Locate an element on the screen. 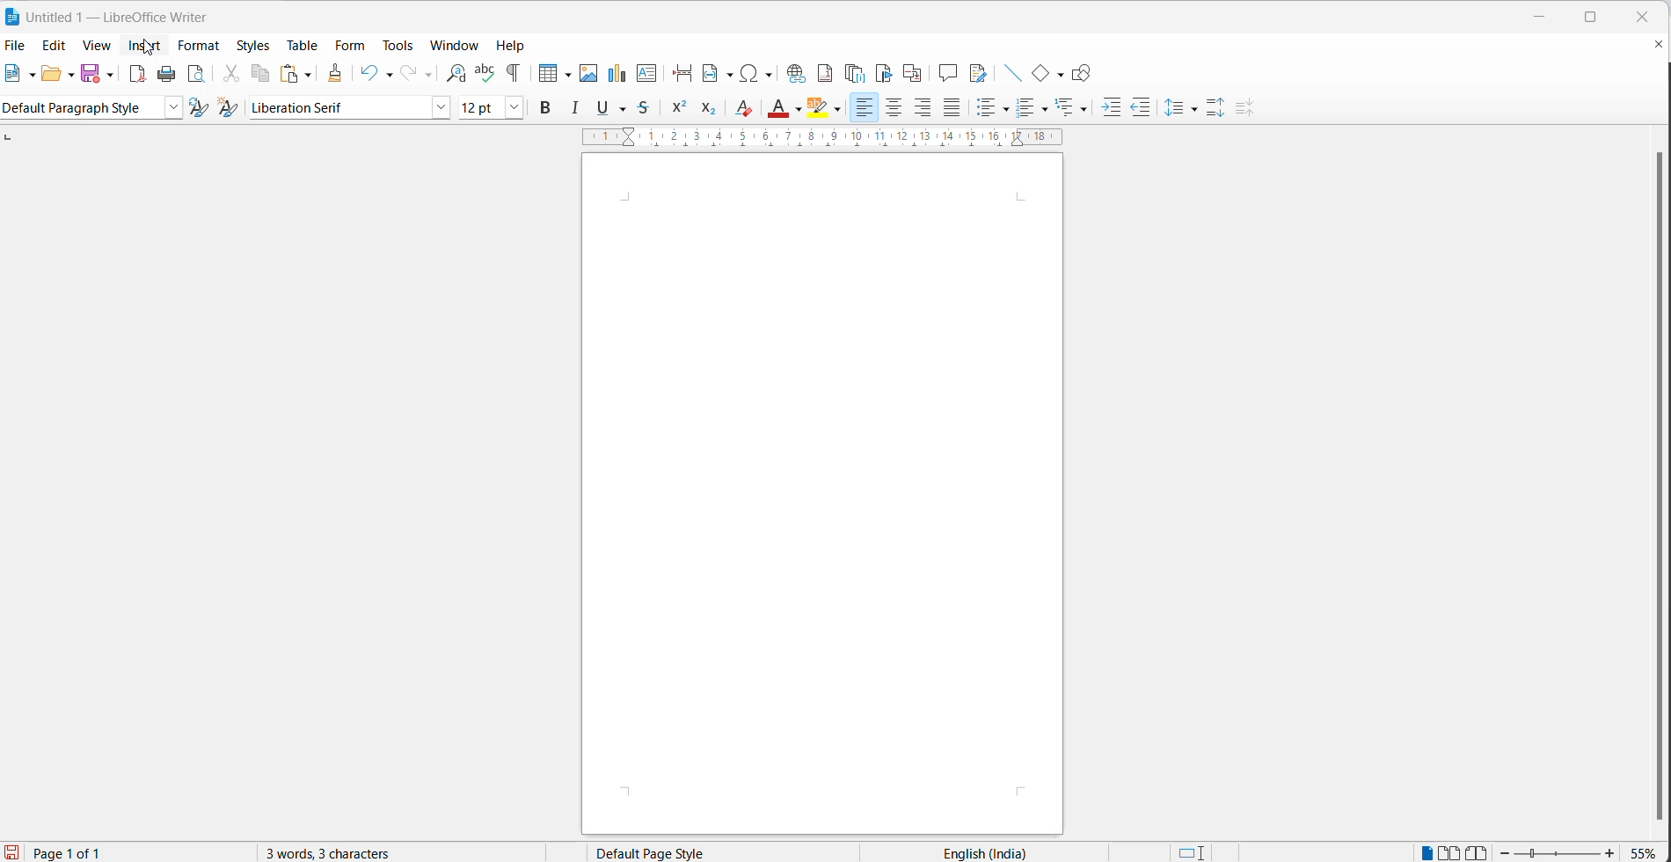 The image size is (1671, 862). text align center is located at coordinates (893, 109).